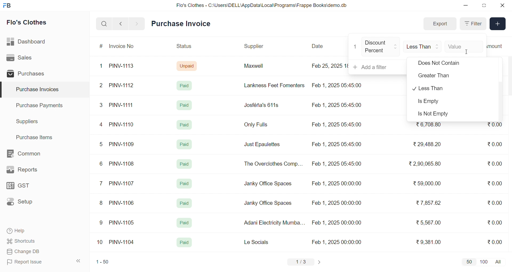  I want to click on Sales, so click(27, 59).